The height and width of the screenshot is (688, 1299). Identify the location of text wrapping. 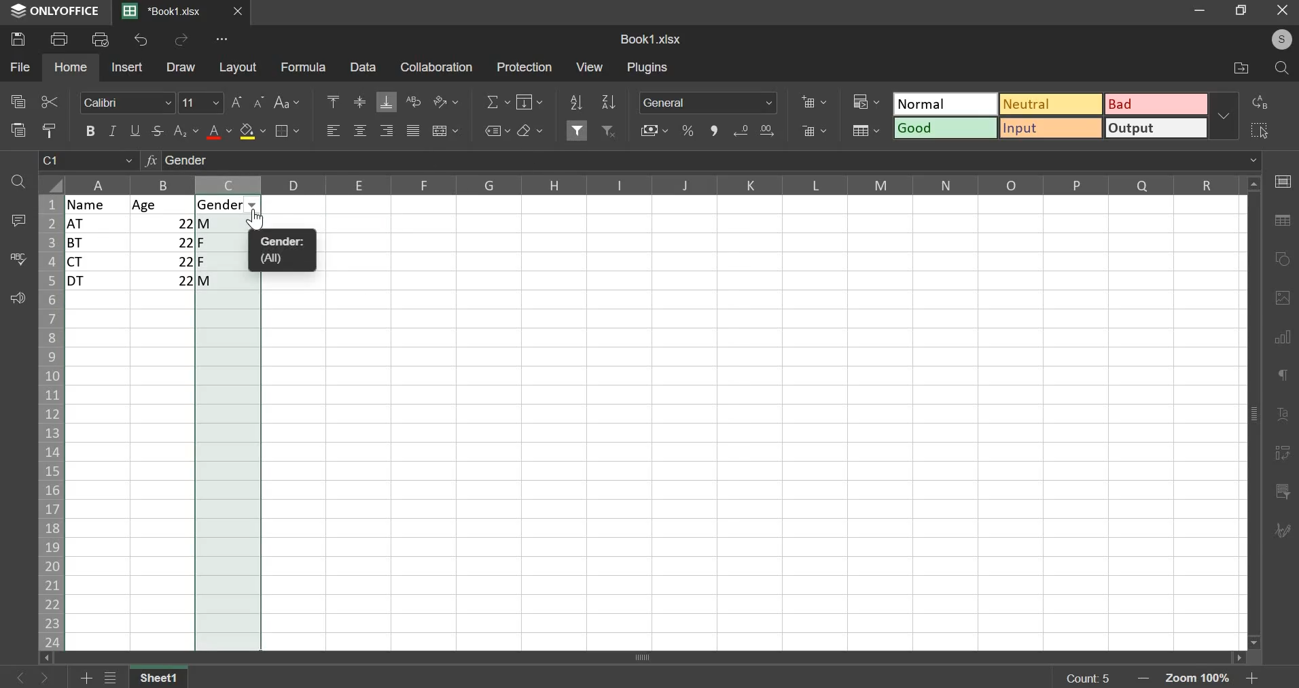
(413, 101).